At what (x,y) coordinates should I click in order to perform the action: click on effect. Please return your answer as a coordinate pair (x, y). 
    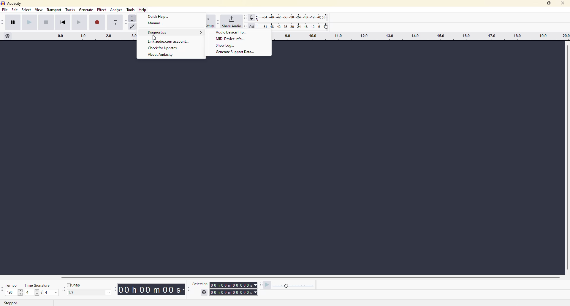
    Looking at the image, I should click on (102, 10).